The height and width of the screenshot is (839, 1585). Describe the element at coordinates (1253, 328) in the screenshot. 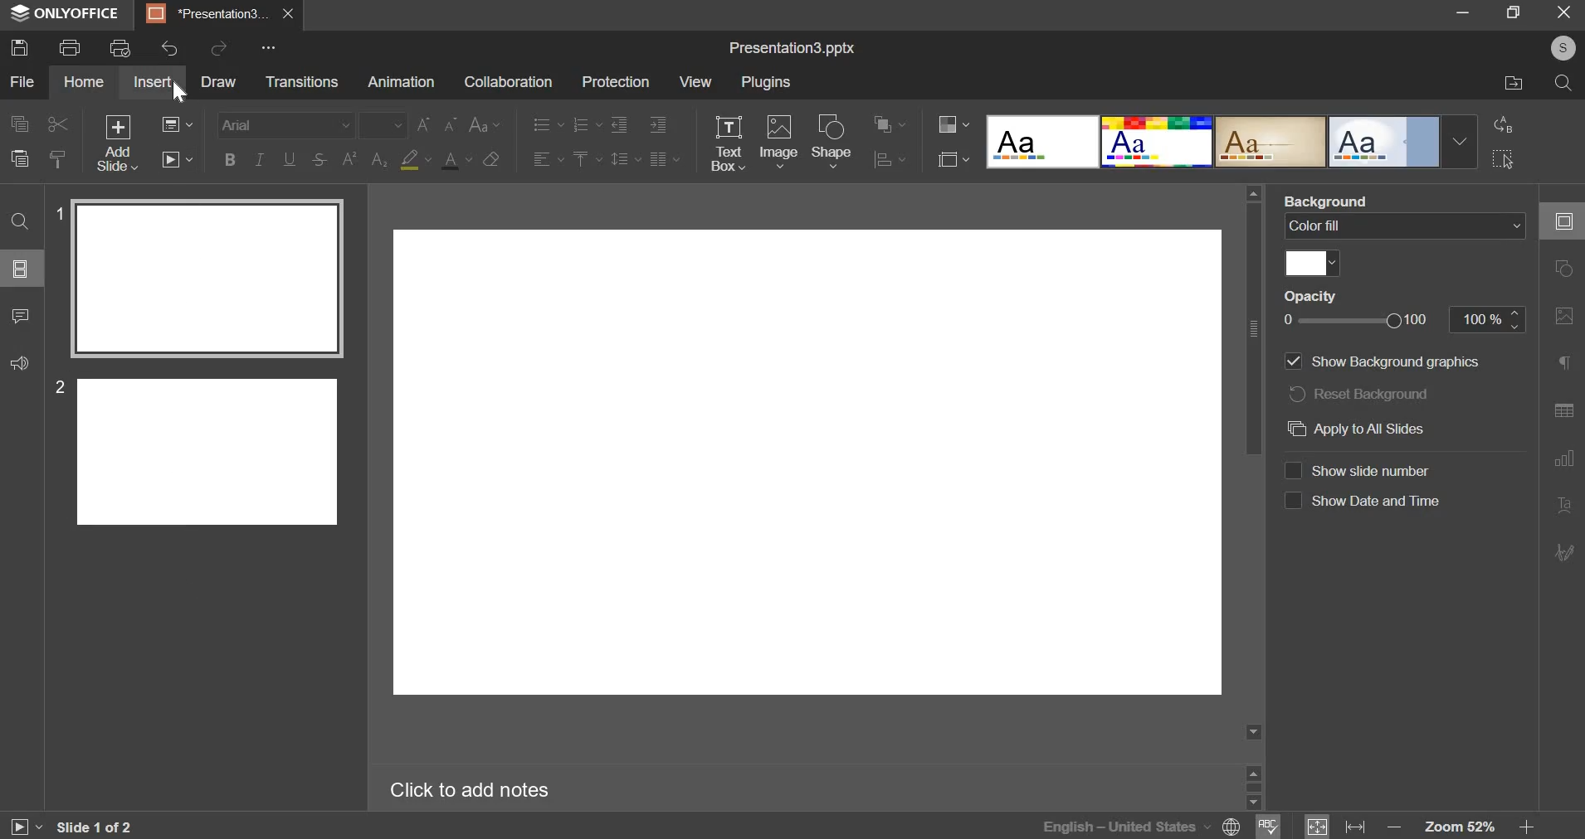

I see `vertical scrollbar` at that location.